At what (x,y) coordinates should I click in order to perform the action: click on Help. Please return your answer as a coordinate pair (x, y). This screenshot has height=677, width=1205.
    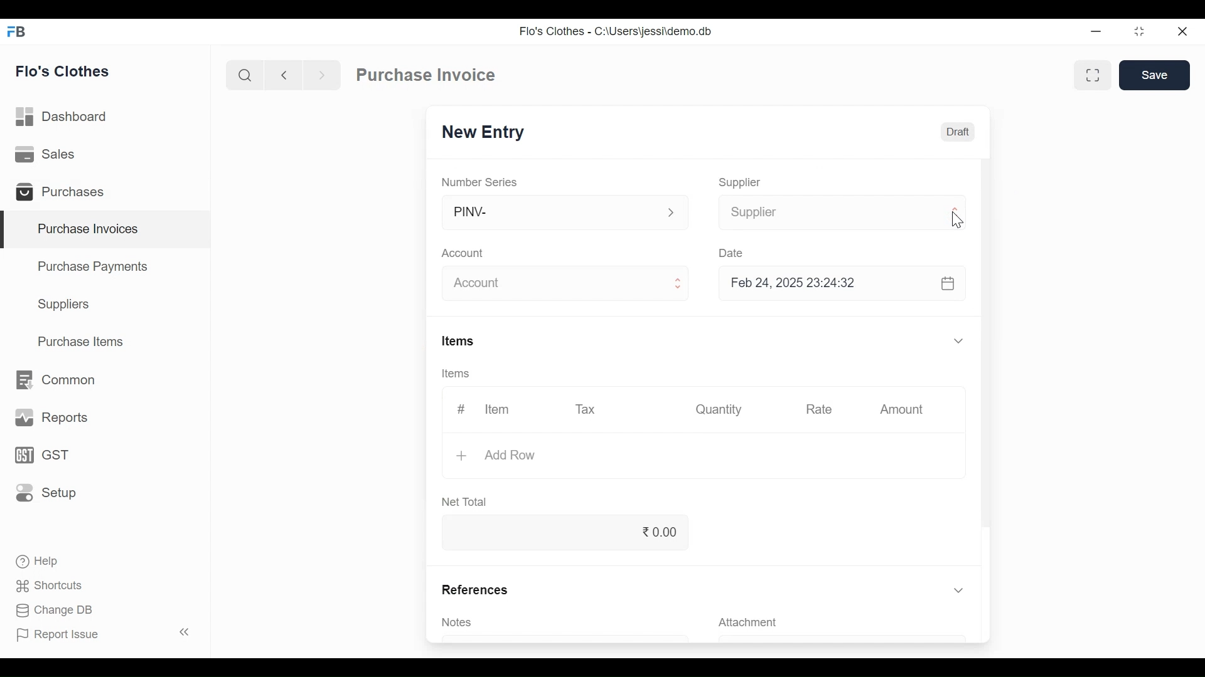
    Looking at the image, I should click on (41, 562).